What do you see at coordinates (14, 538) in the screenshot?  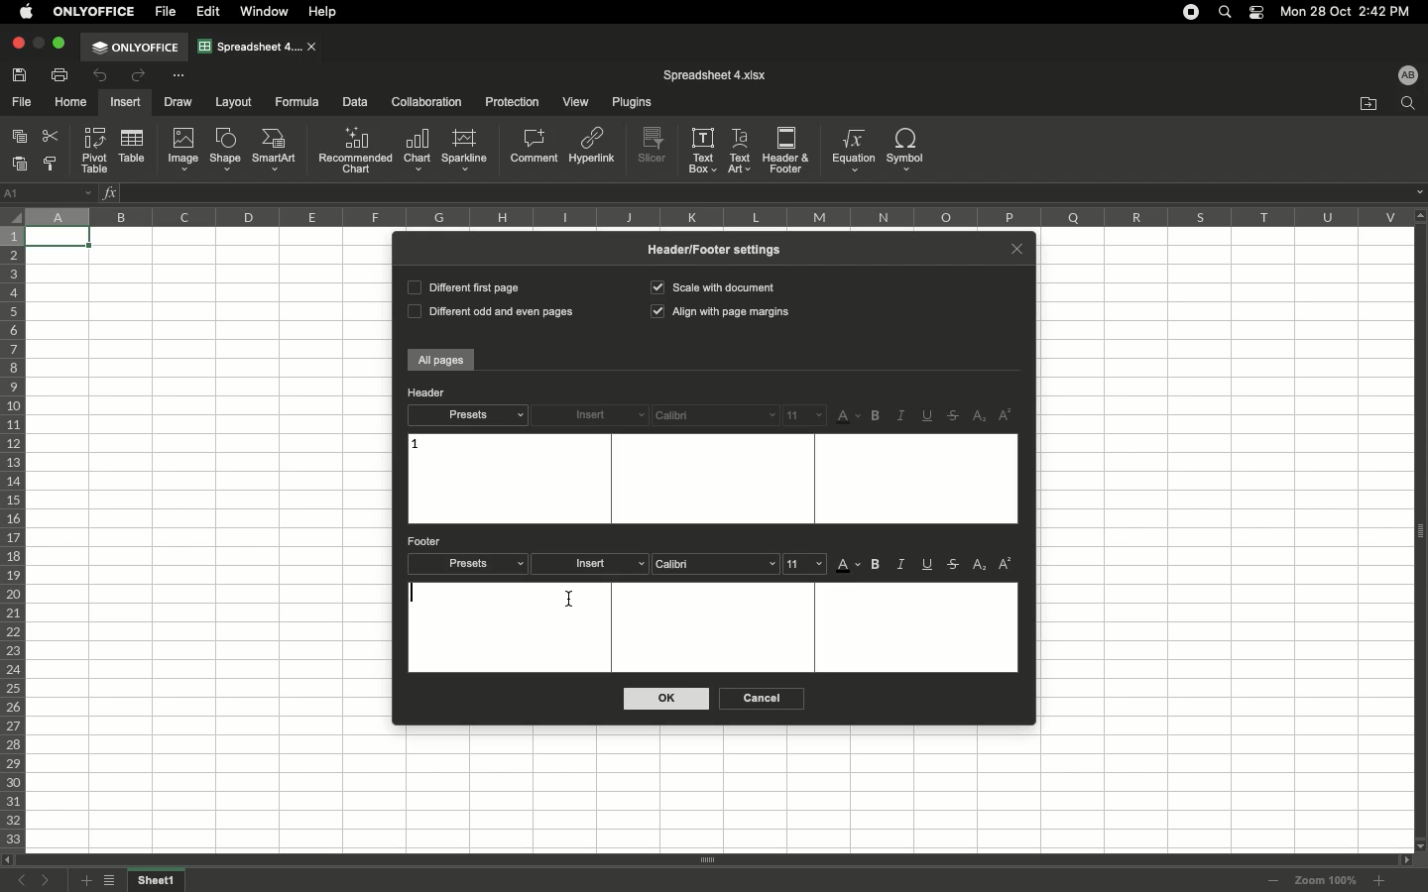 I see `Row` at bounding box center [14, 538].